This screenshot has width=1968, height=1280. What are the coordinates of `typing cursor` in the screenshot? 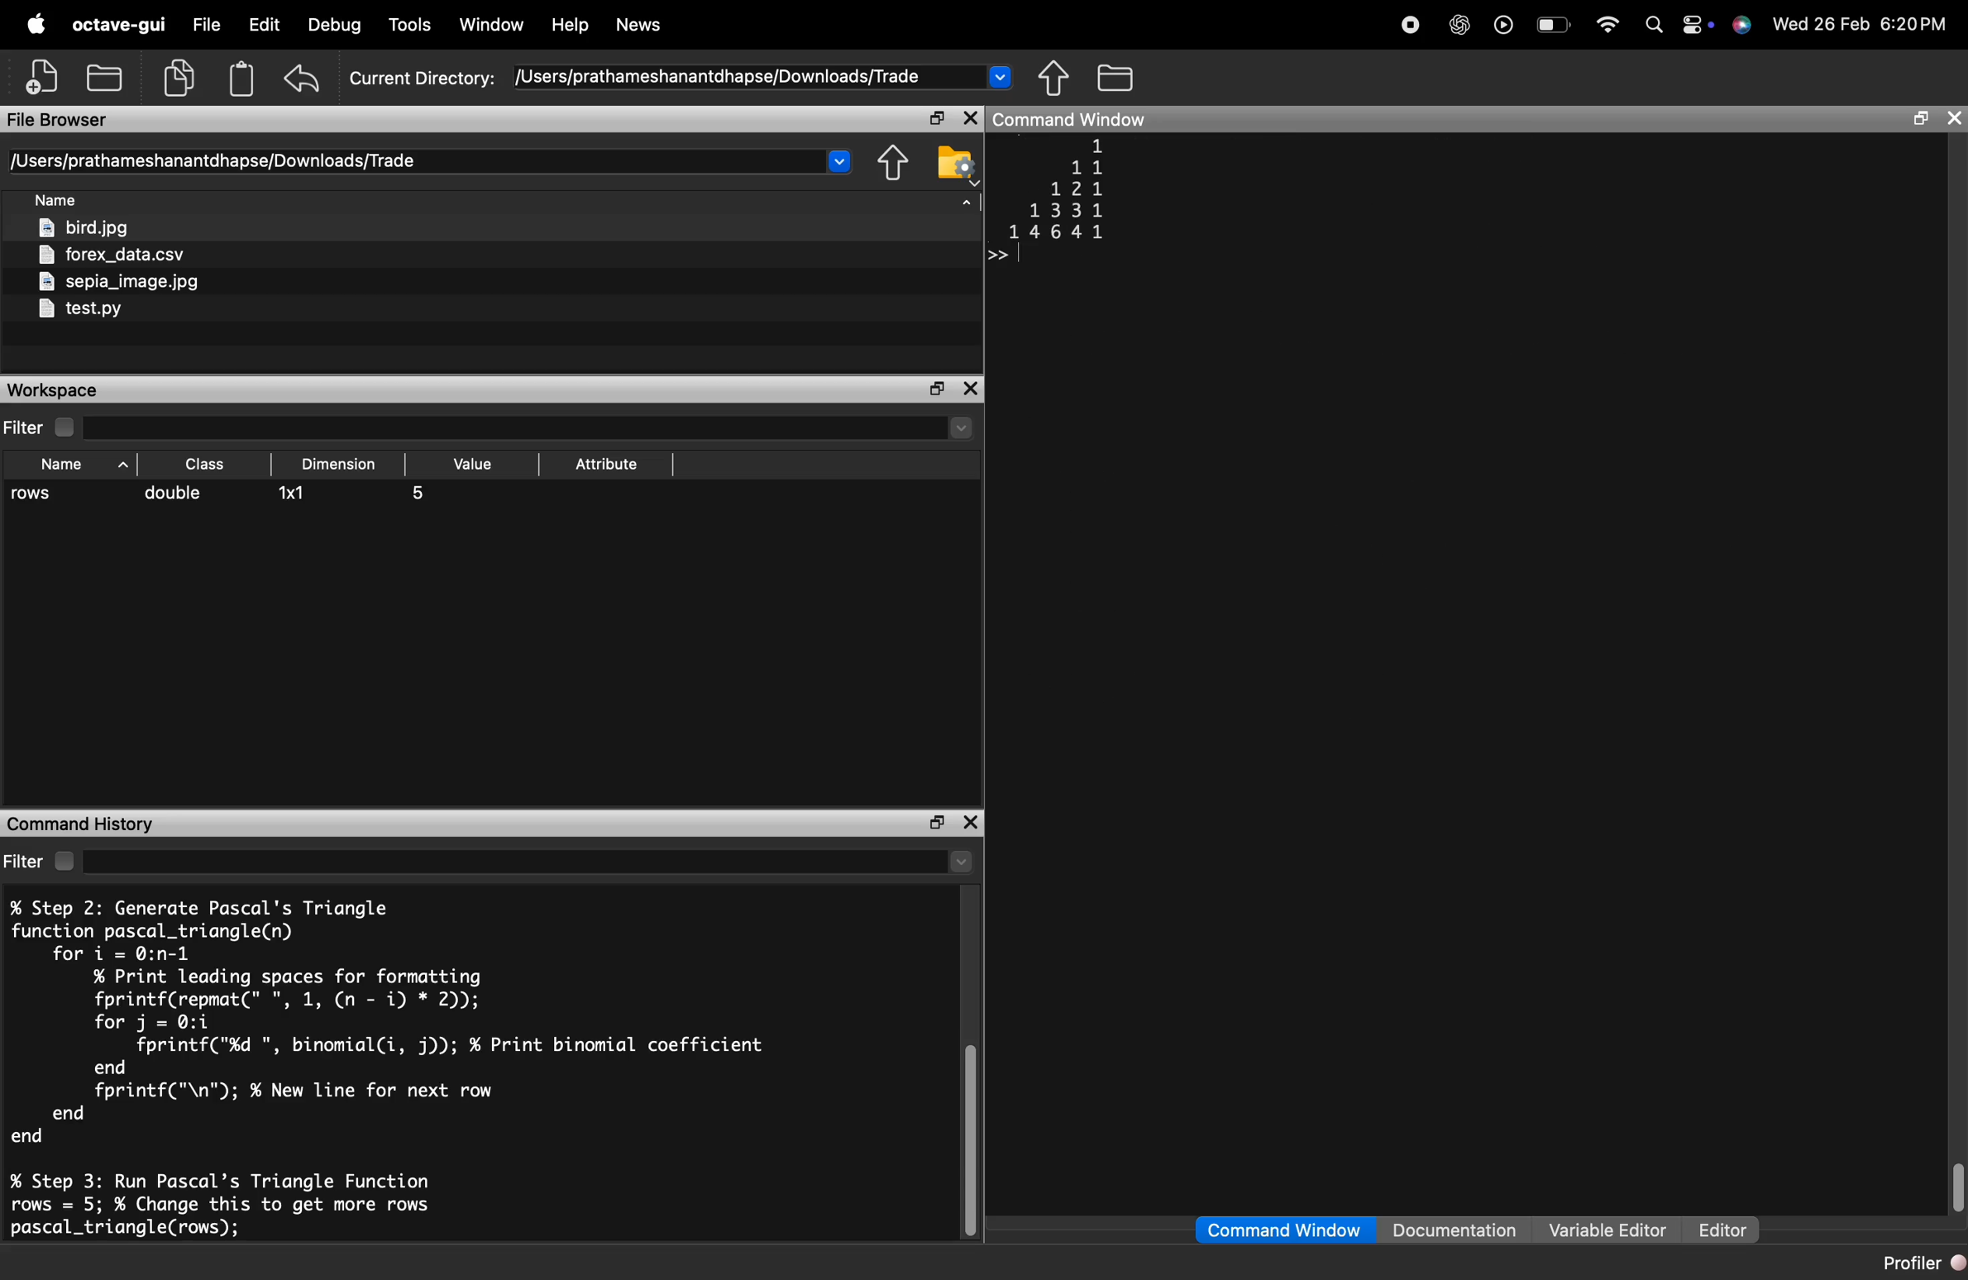 It's located at (1005, 255).